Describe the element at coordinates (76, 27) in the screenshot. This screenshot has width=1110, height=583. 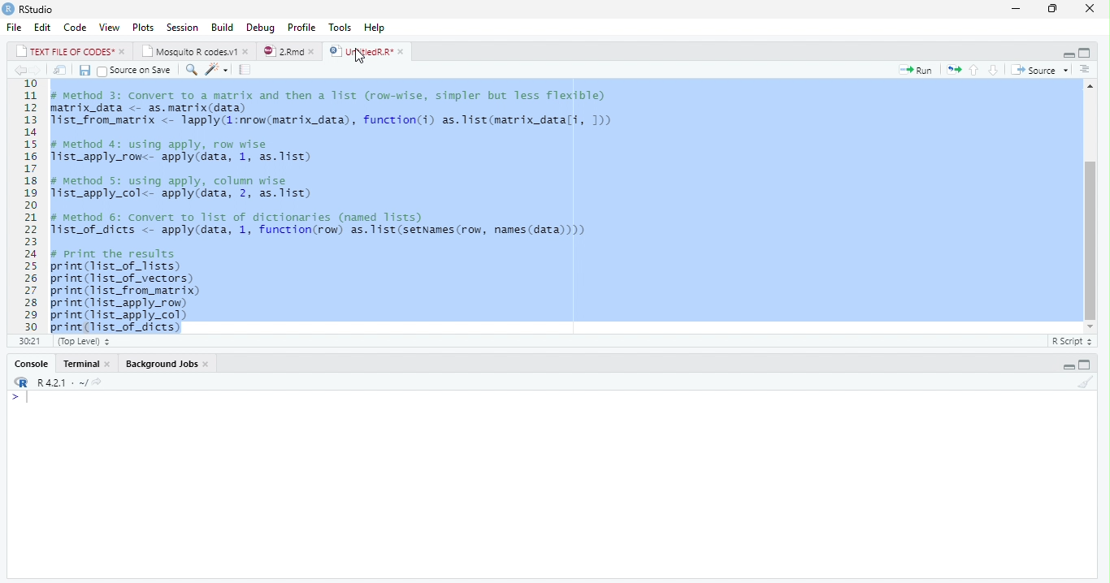
I see `Code` at that location.